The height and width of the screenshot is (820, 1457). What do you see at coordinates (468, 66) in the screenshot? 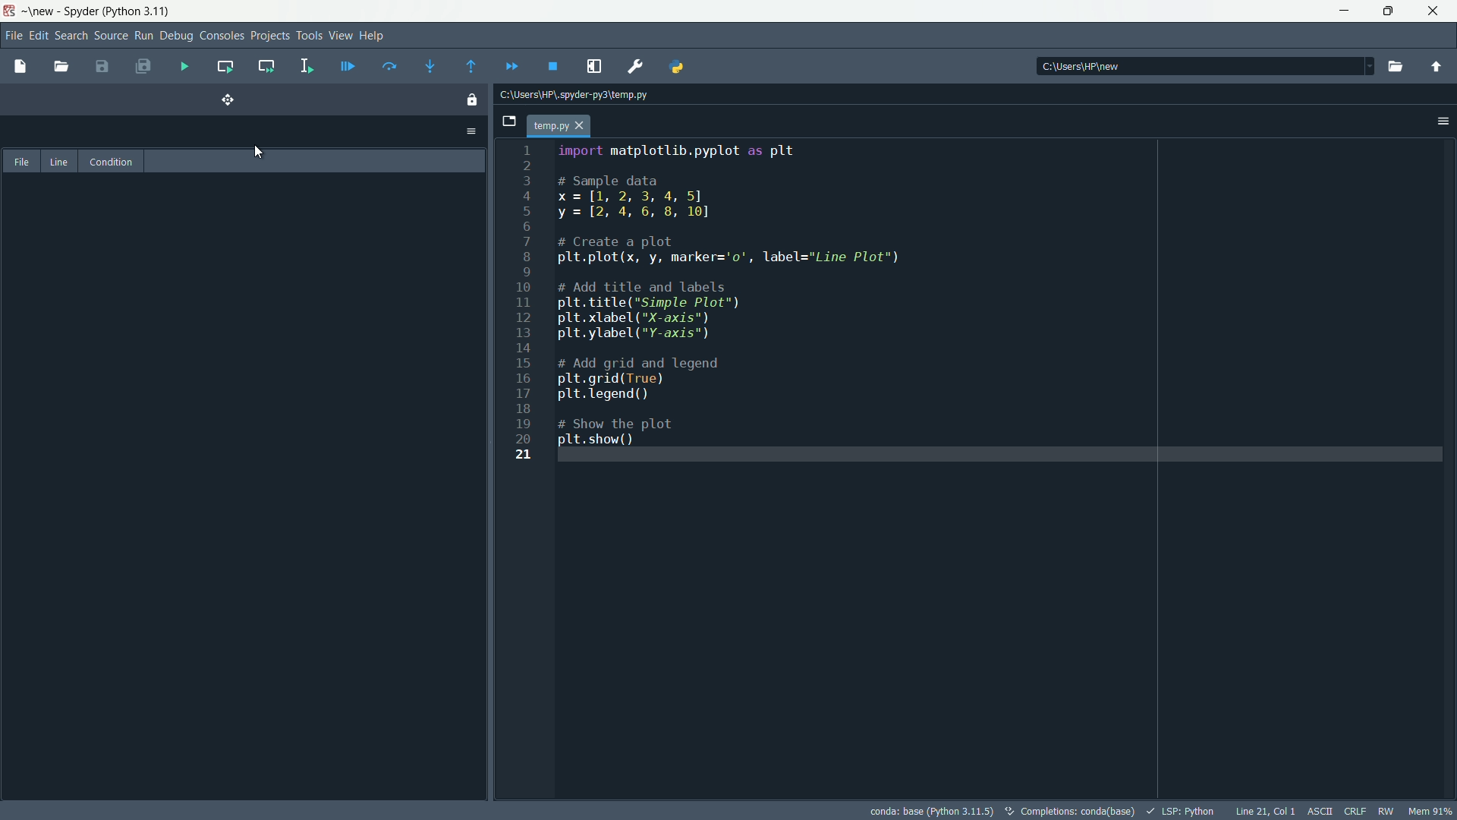
I see `continue execution untill function` at bounding box center [468, 66].